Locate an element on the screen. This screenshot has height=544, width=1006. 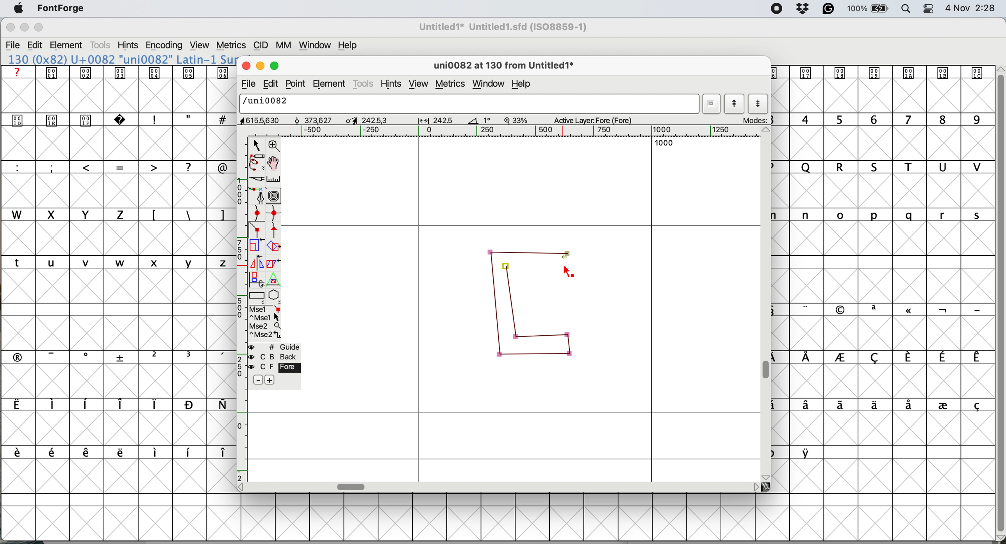
scroll button is located at coordinates (767, 131).